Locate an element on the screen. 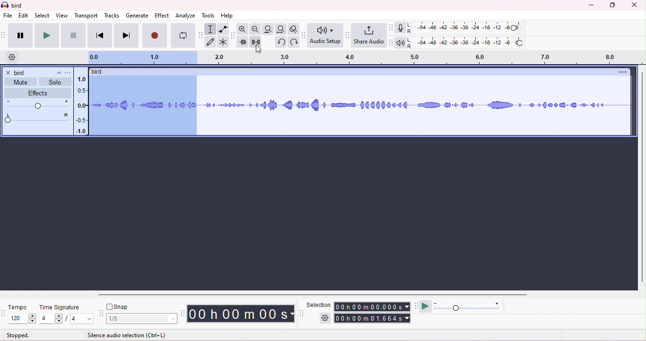  playback meter is located at coordinates (404, 42).